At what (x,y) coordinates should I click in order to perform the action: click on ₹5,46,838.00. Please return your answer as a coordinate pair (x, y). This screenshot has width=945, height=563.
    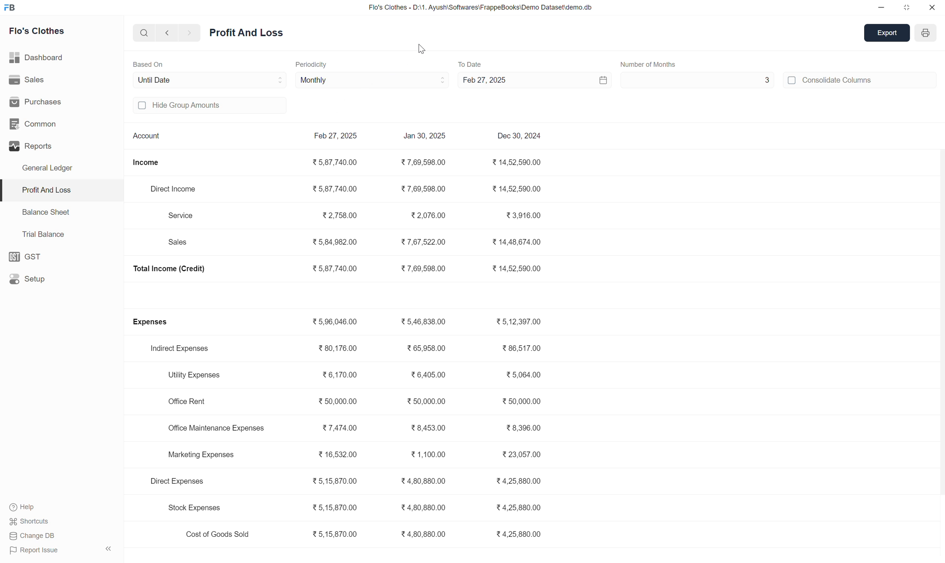
    Looking at the image, I should click on (424, 323).